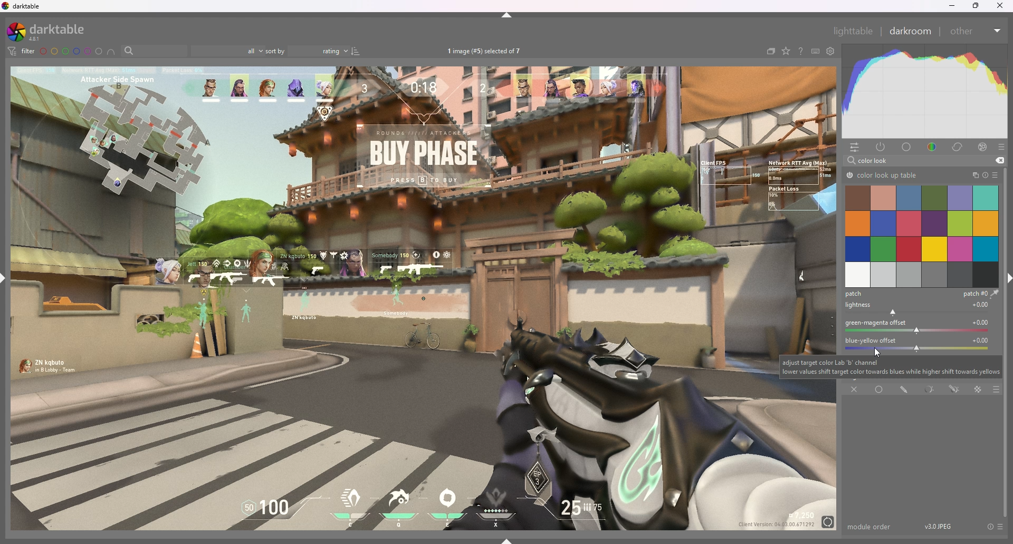 The height and width of the screenshot is (544, 1013). Describe the element at coordinates (307, 51) in the screenshot. I see `sort by` at that location.